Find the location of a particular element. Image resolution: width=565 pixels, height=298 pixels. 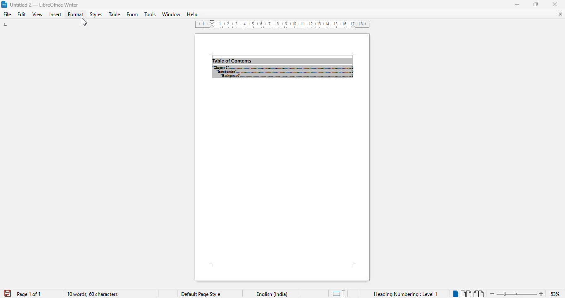

title is located at coordinates (44, 5).